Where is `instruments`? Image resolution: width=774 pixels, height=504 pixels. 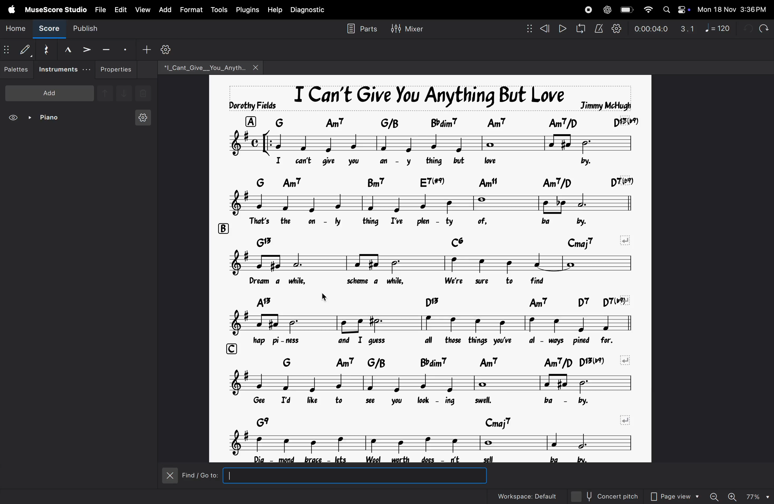 instruments is located at coordinates (64, 69).